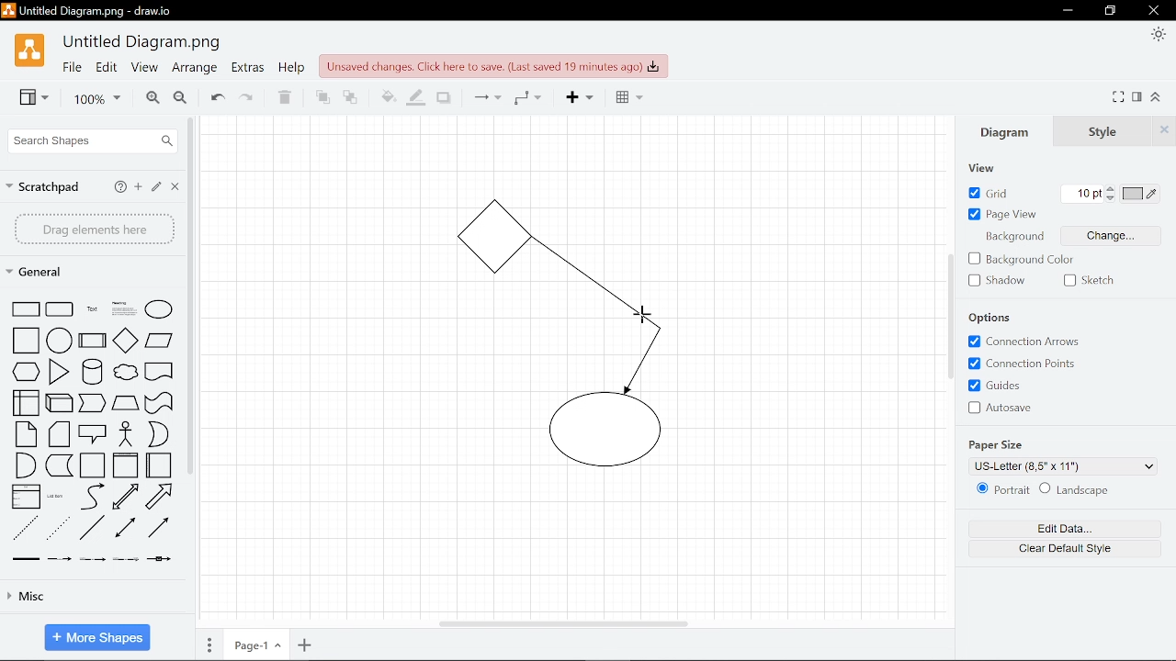  I want to click on shape, so click(61, 435).